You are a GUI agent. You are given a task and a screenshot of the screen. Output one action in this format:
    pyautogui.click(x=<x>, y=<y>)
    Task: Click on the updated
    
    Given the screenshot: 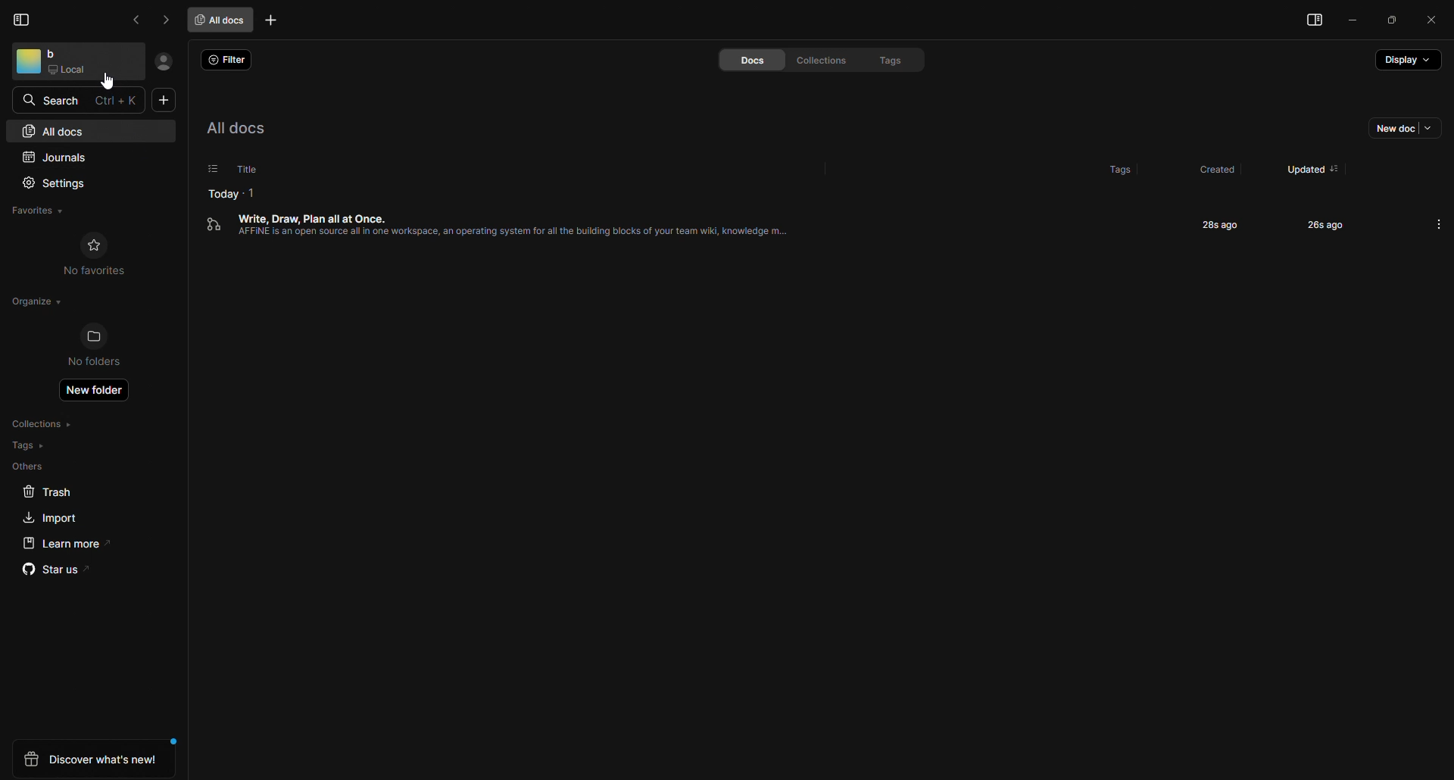 What is the action you would take?
    pyautogui.click(x=1300, y=164)
    